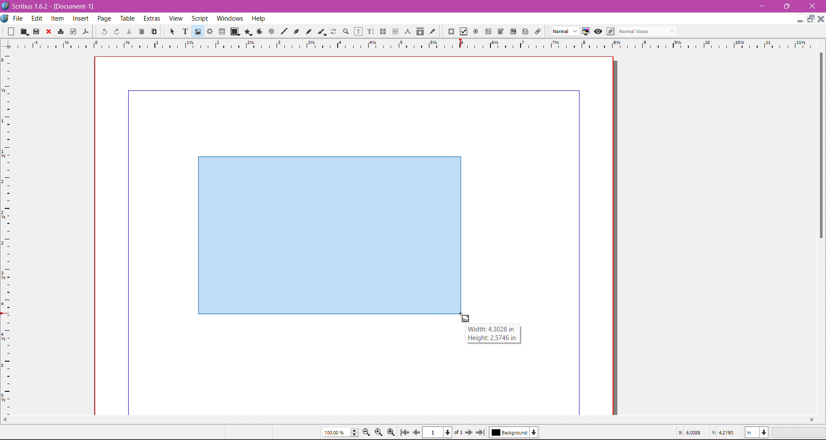 This screenshot has height=440, width=826. I want to click on View, so click(176, 19).